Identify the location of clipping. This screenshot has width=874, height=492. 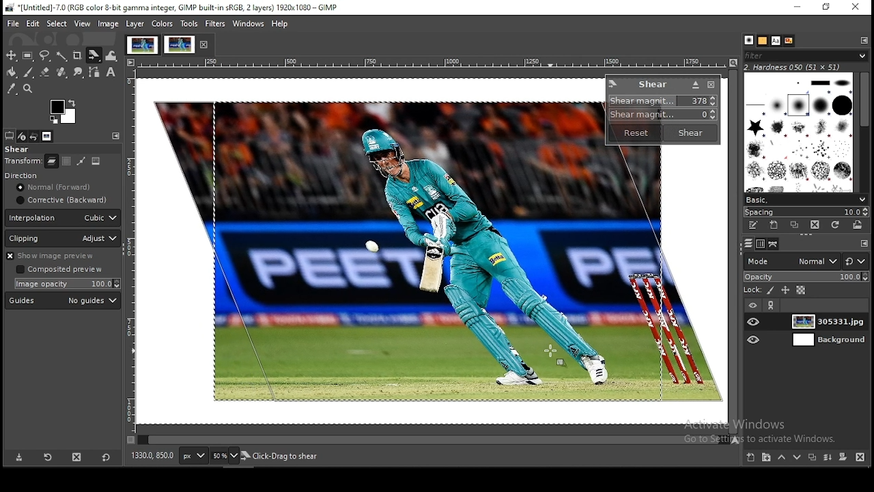
(63, 238).